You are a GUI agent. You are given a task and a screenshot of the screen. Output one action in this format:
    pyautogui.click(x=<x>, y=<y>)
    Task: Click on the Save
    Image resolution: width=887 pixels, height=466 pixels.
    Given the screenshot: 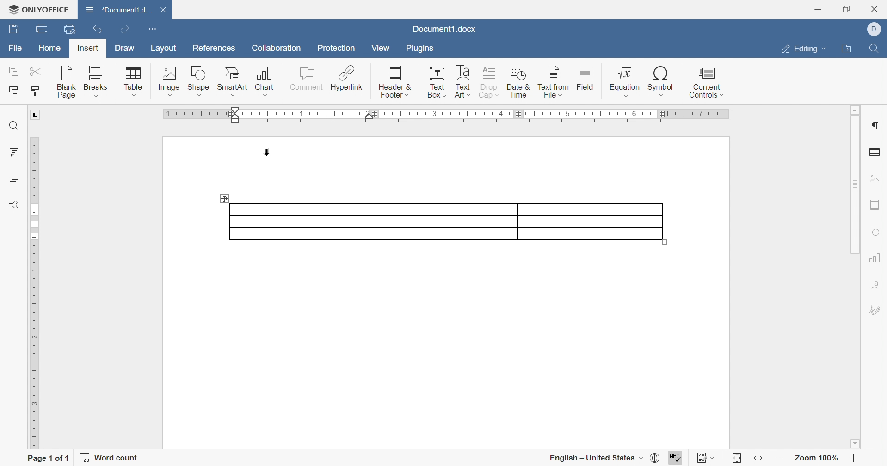 What is the action you would take?
    pyautogui.click(x=13, y=28)
    